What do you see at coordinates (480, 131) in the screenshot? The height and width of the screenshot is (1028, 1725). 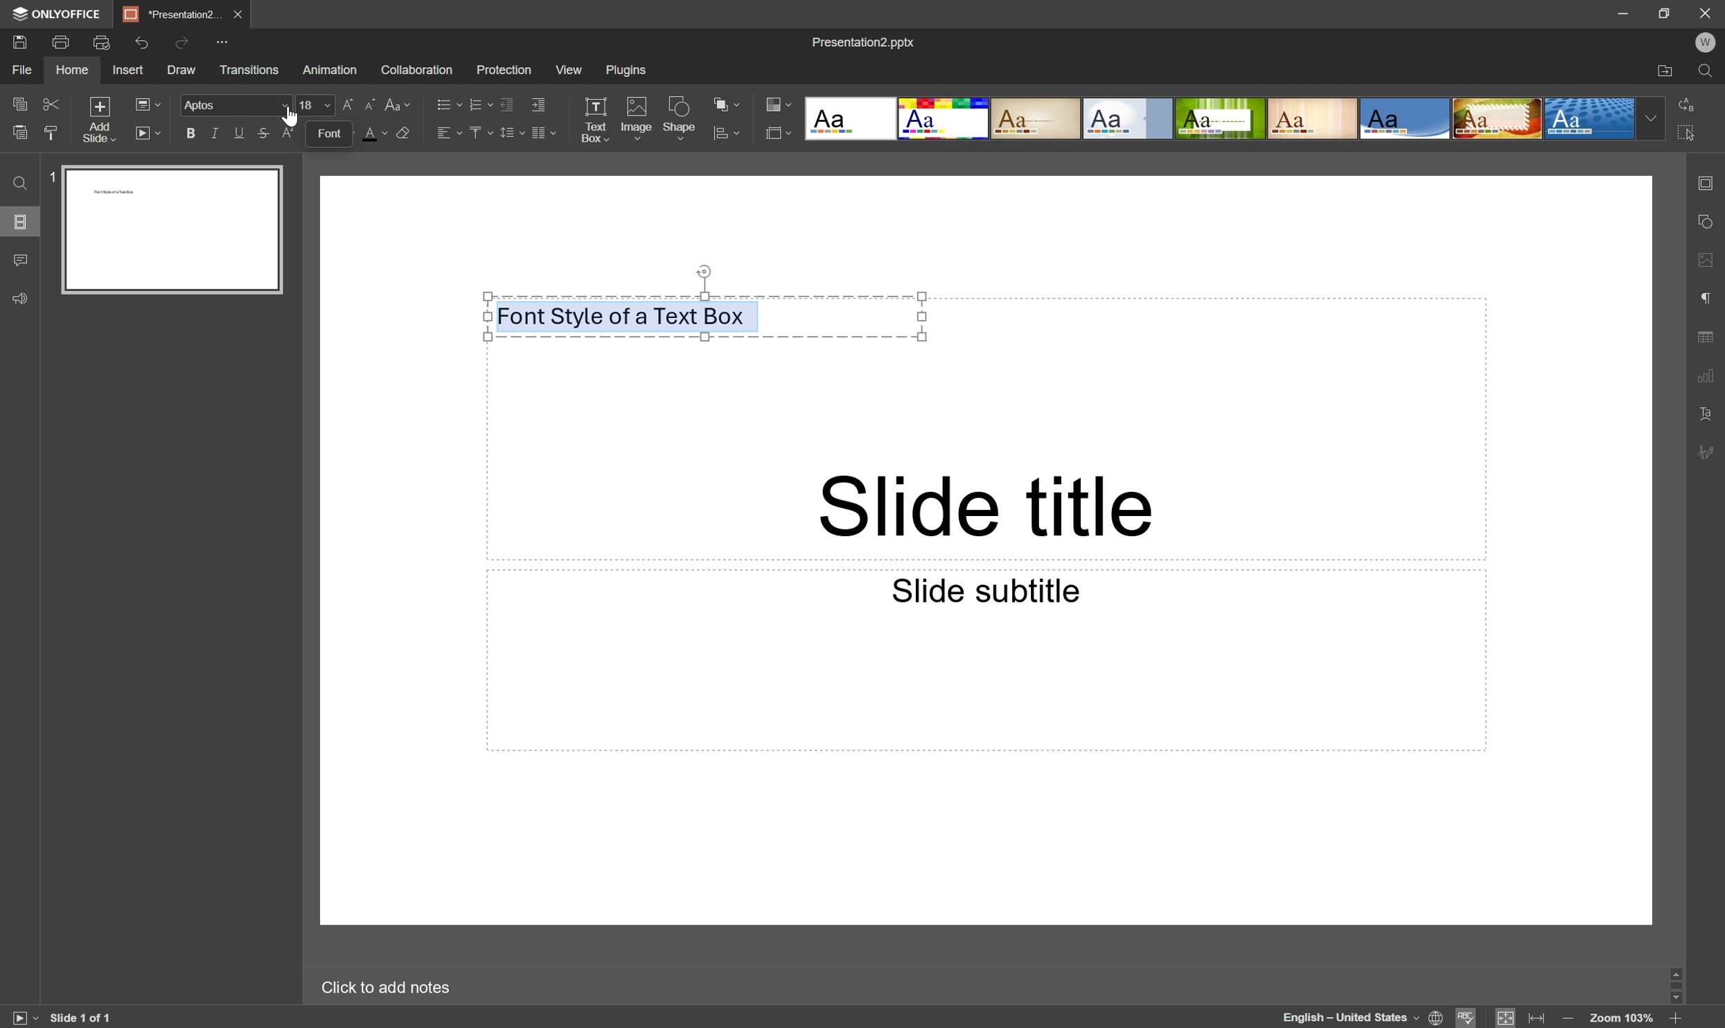 I see `Vertical Align` at bounding box center [480, 131].